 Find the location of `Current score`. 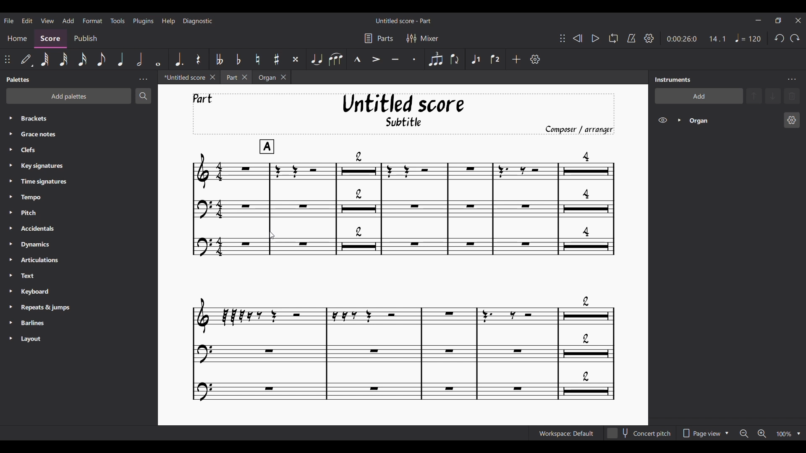

Current score is located at coordinates (403, 271).